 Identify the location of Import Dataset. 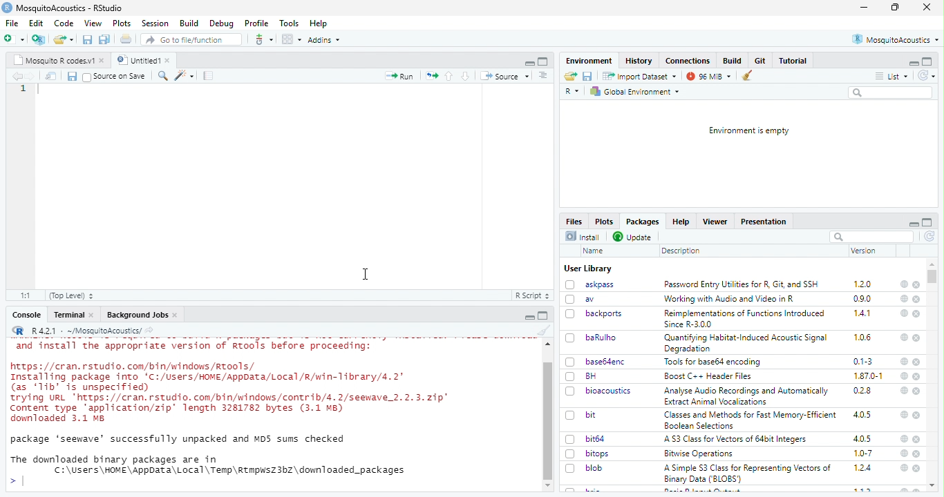
(641, 77).